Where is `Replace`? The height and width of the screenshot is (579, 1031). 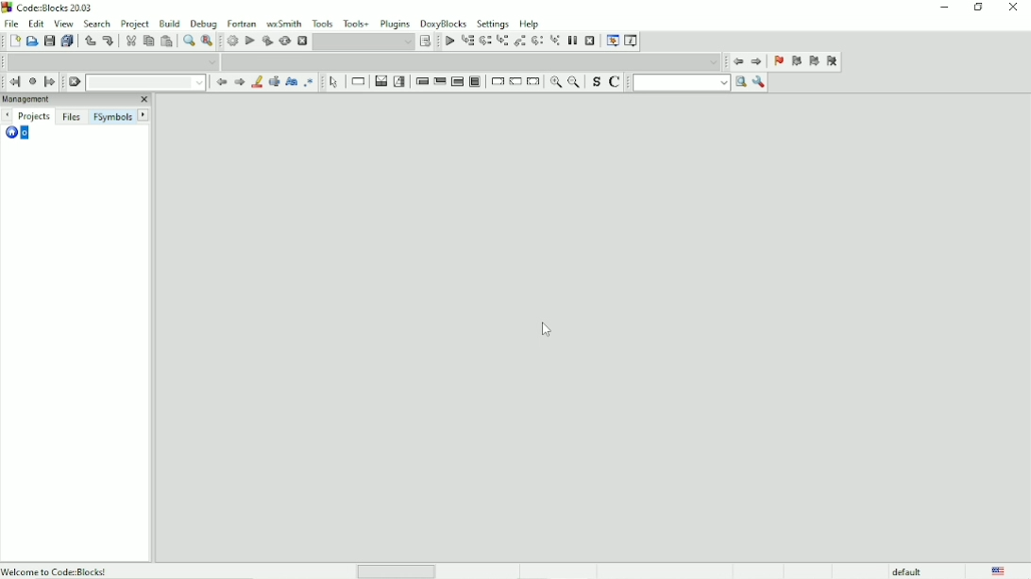
Replace is located at coordinates (208, 41).